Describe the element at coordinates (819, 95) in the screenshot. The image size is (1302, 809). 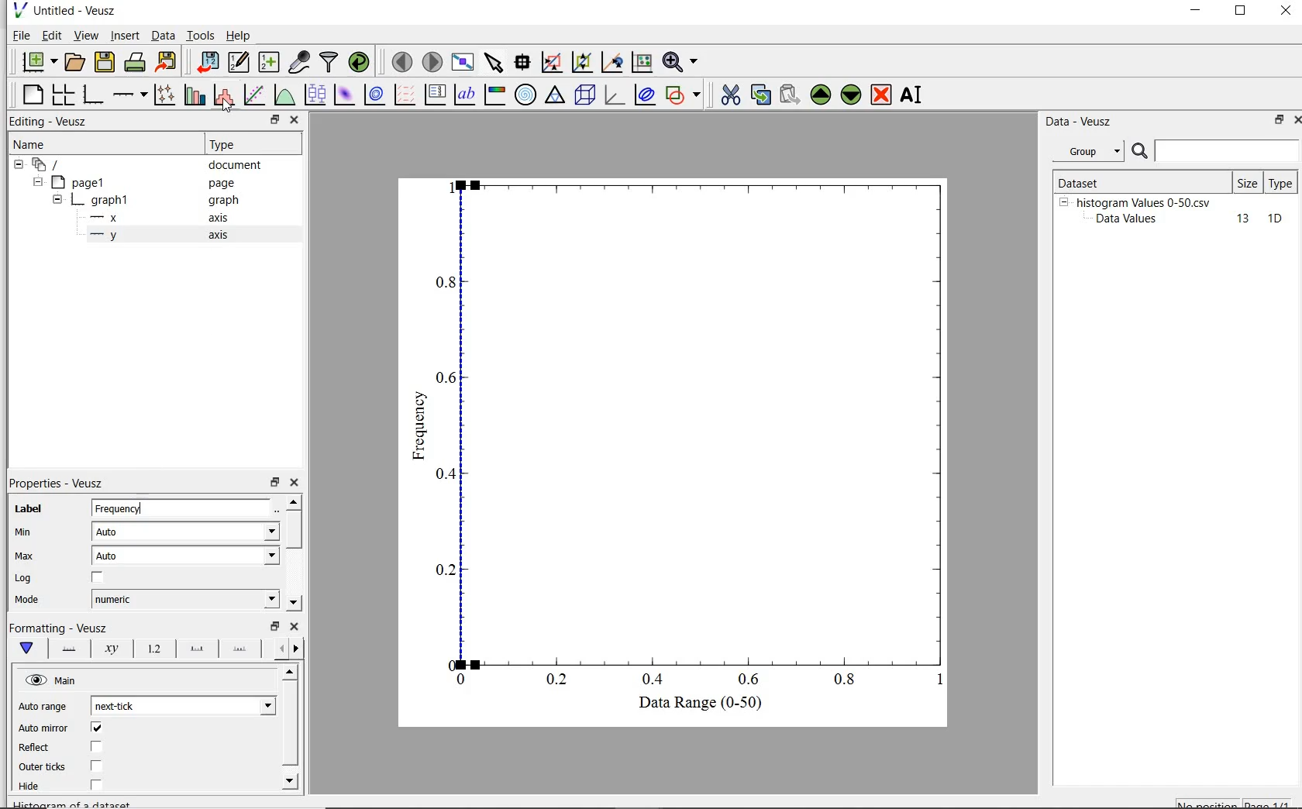
I see `move up the selected widget` at that location.